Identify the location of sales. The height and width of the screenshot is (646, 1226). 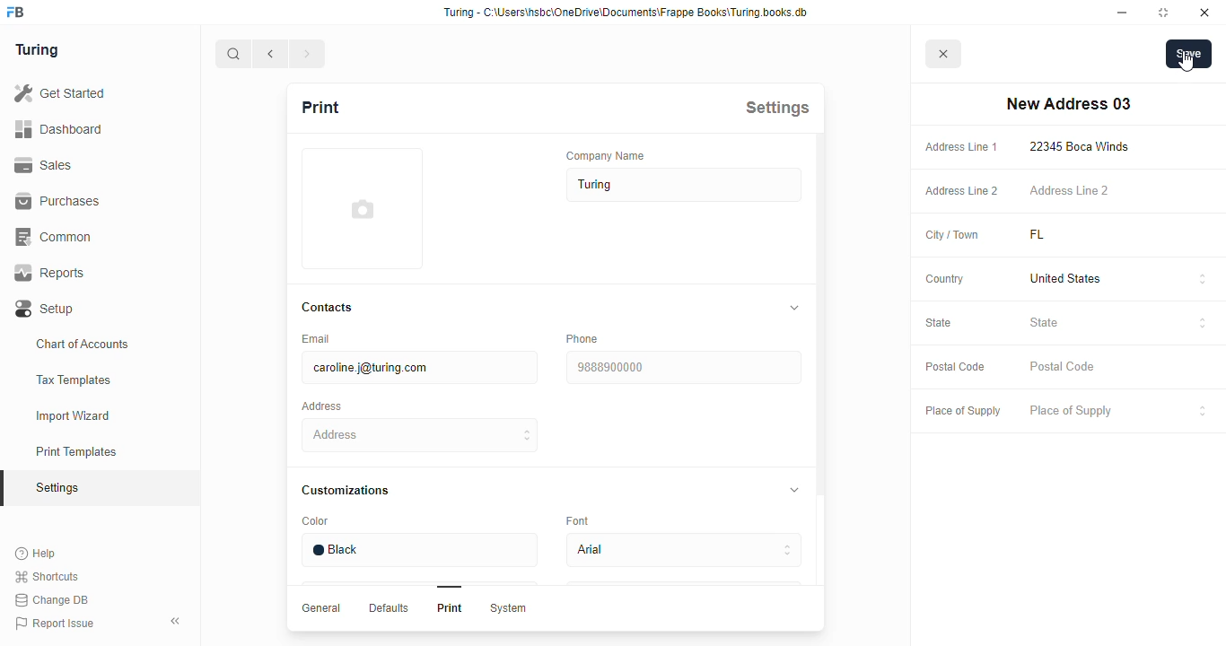
(47, 165).